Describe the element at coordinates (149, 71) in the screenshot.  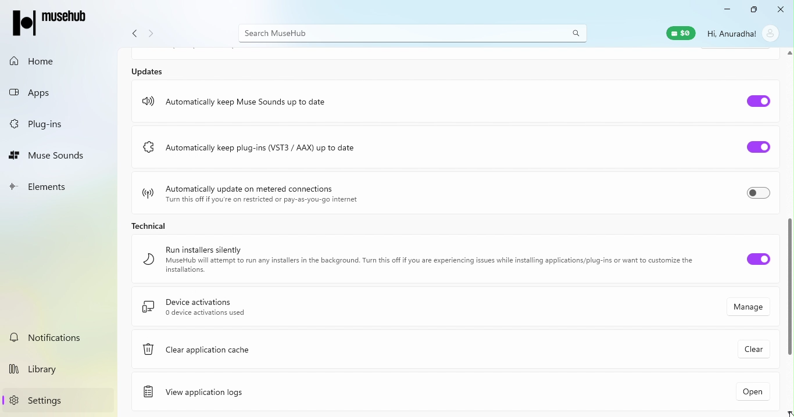
I see `Updates` at that location.